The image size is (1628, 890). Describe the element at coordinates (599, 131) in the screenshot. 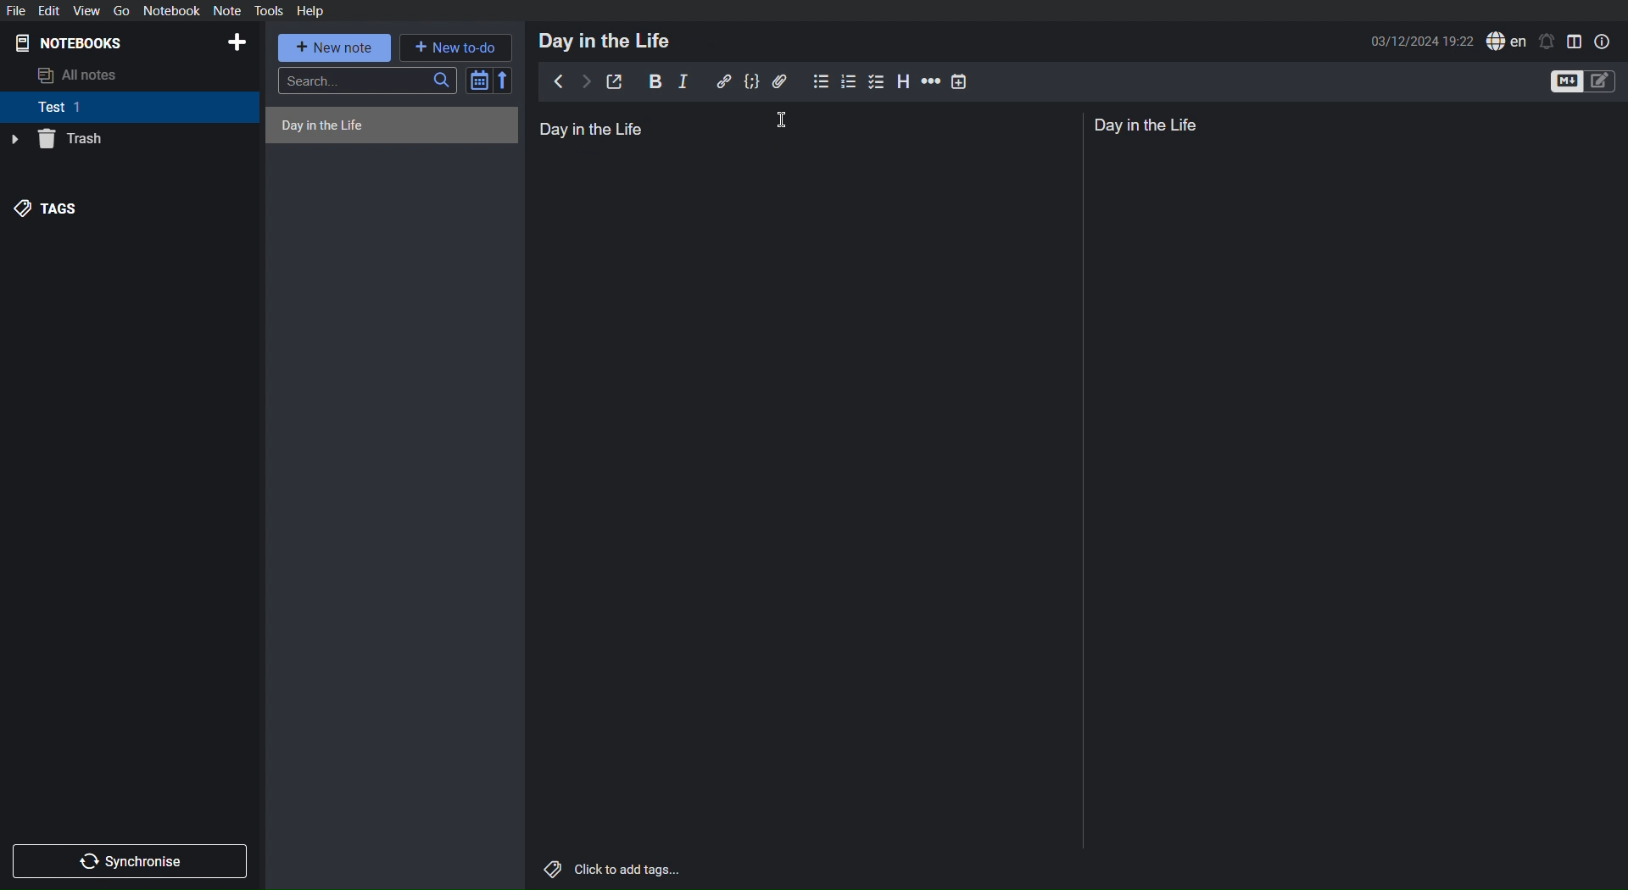

I see `Day in the Life` at that location.